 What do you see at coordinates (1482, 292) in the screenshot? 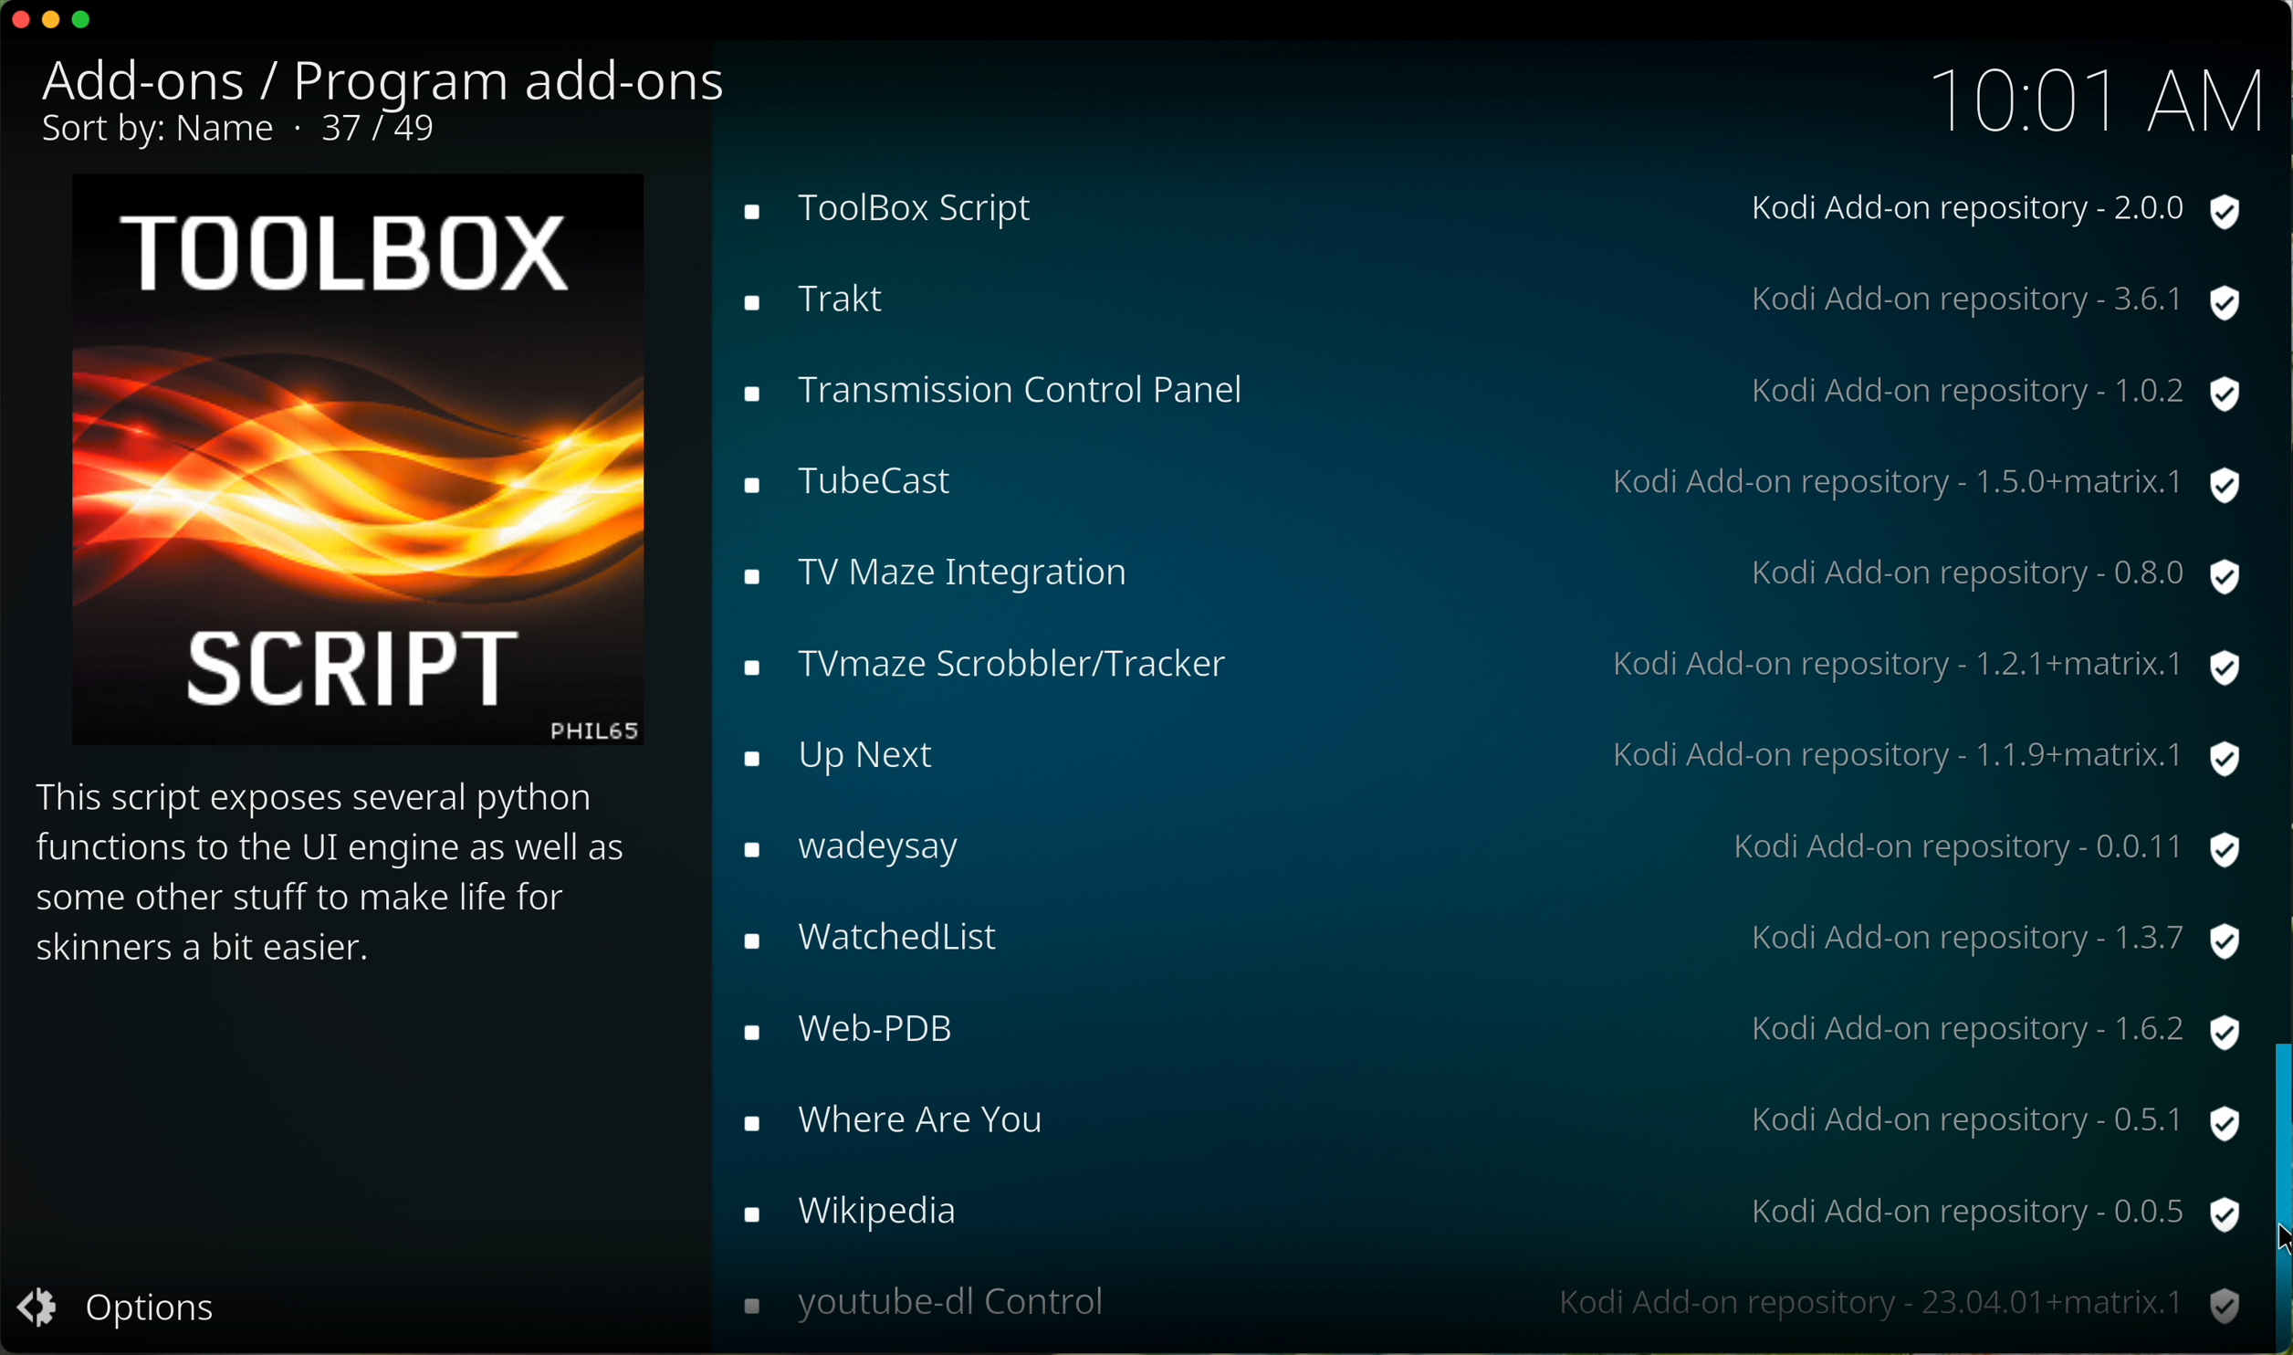
I see `trakt` at bounding box center [1482, 292].